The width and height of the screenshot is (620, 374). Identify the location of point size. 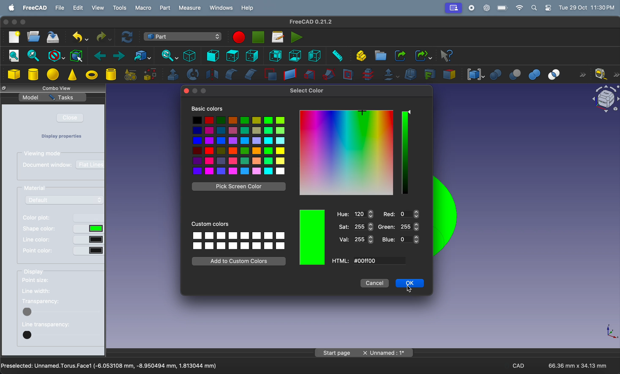
(43, 281).